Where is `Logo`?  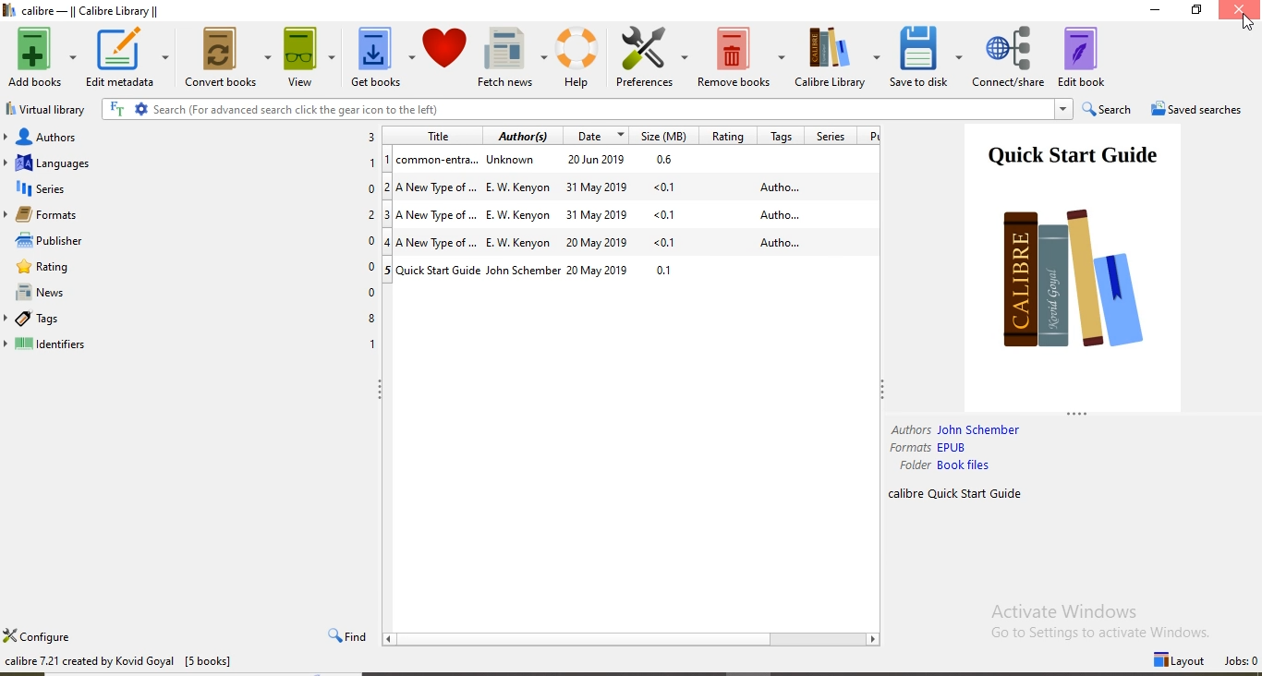 Logo is located at coordinates (10, 10).